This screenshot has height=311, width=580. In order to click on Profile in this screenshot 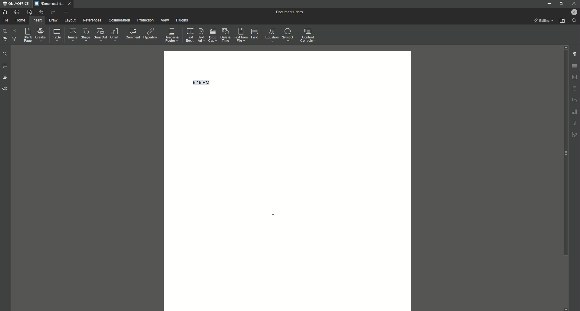, I will do `click(573, 12)`.